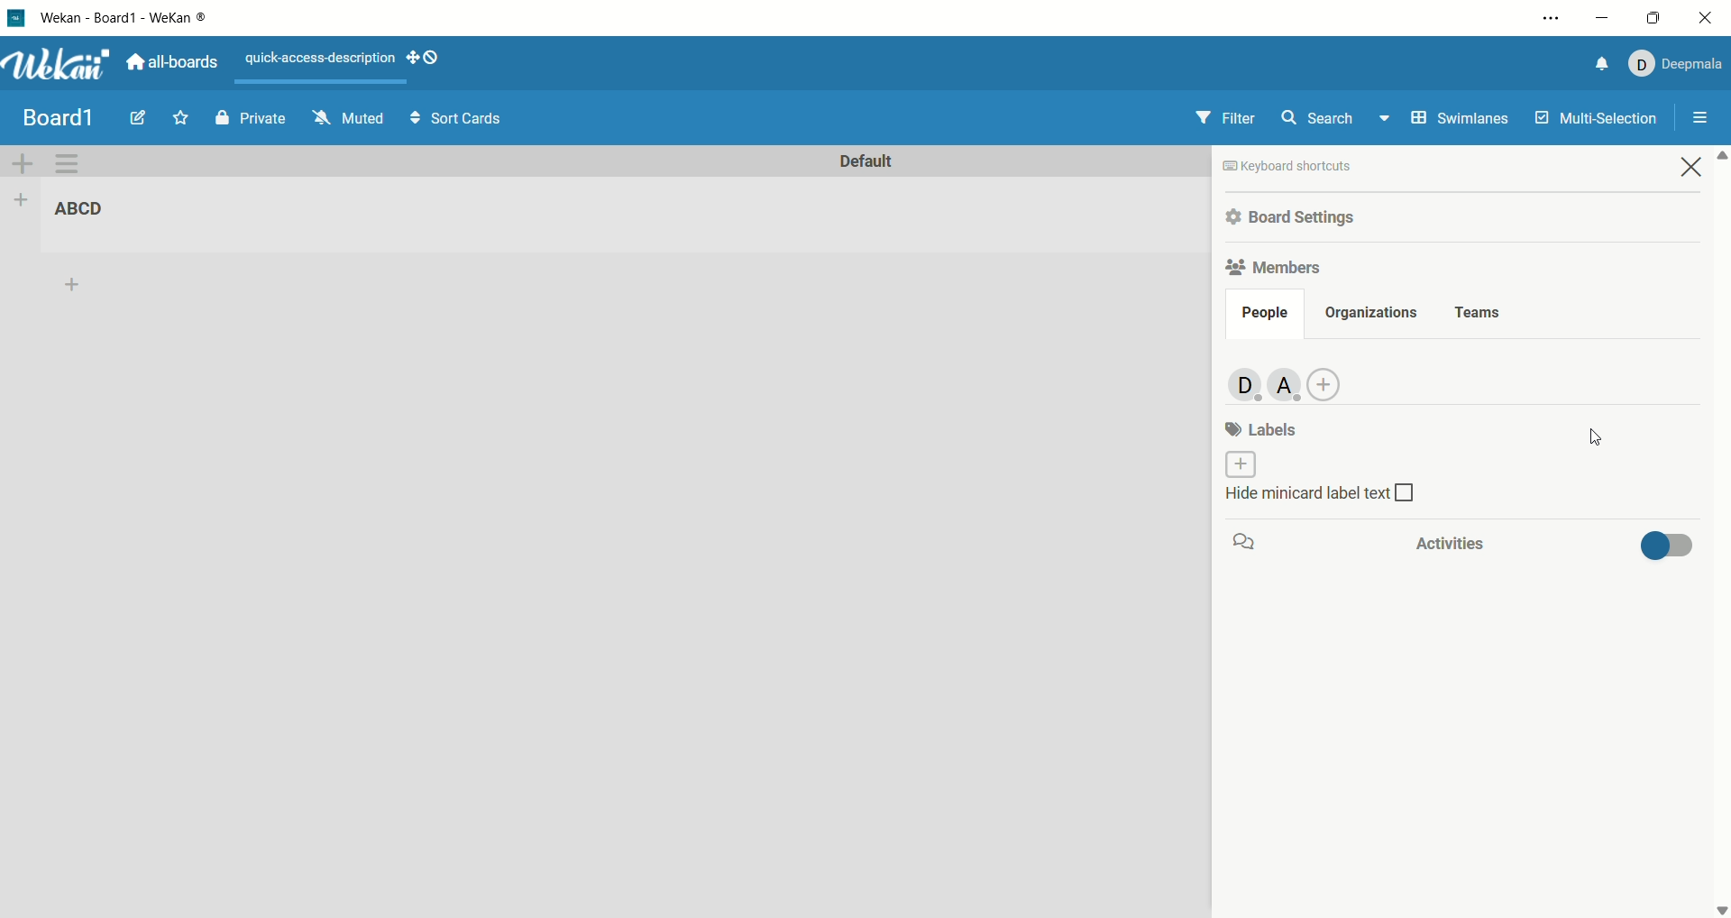  What do you see at coordinates (457, 117) in the screenshot?
I see `sort cards` at bounding box center [457, 117].